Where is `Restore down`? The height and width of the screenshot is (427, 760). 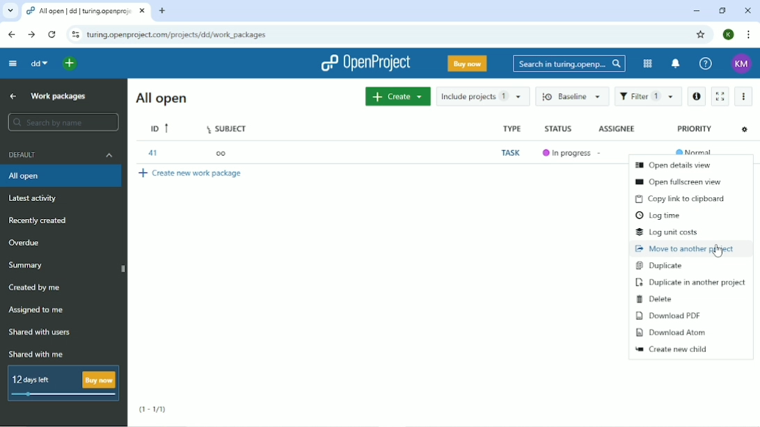 Restore down is located at coordinates (721, 10).